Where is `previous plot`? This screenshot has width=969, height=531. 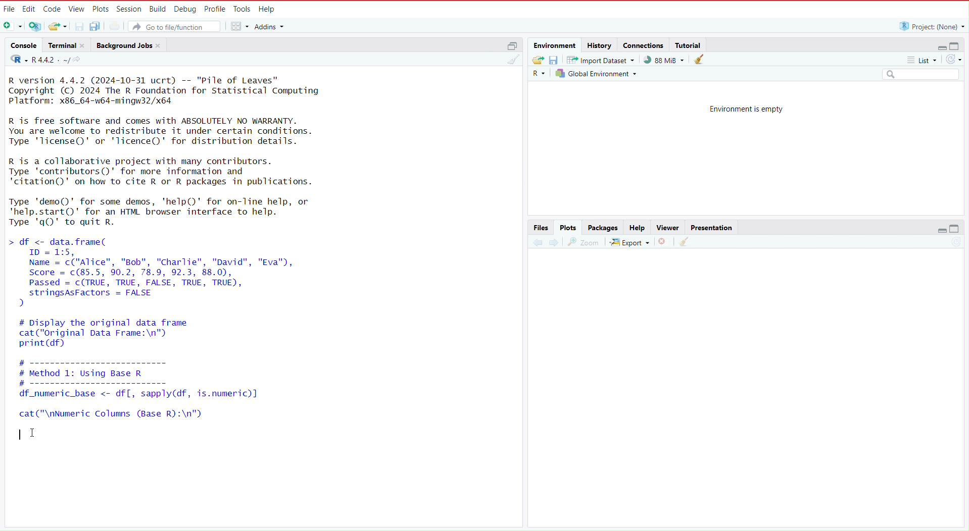 previous plot is located at coordinates (533, 243).